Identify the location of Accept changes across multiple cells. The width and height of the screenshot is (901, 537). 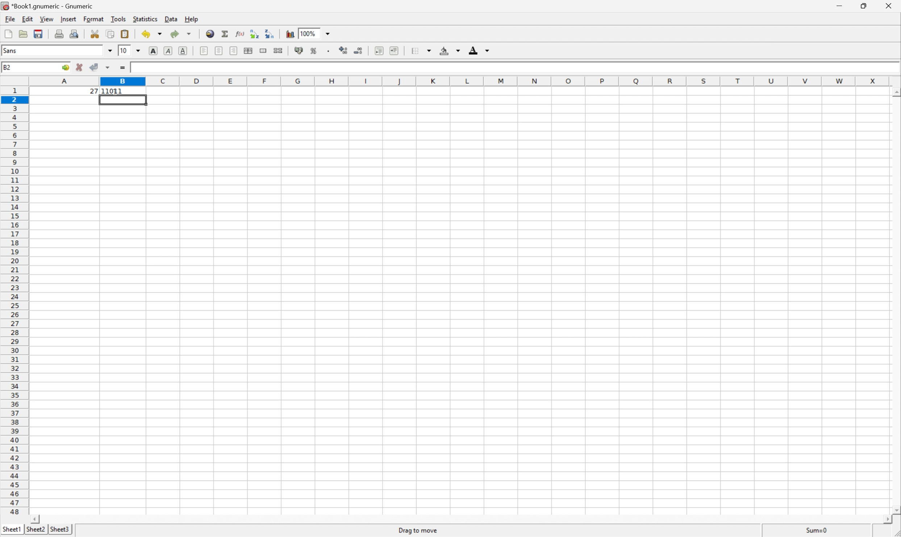
(108, 68).